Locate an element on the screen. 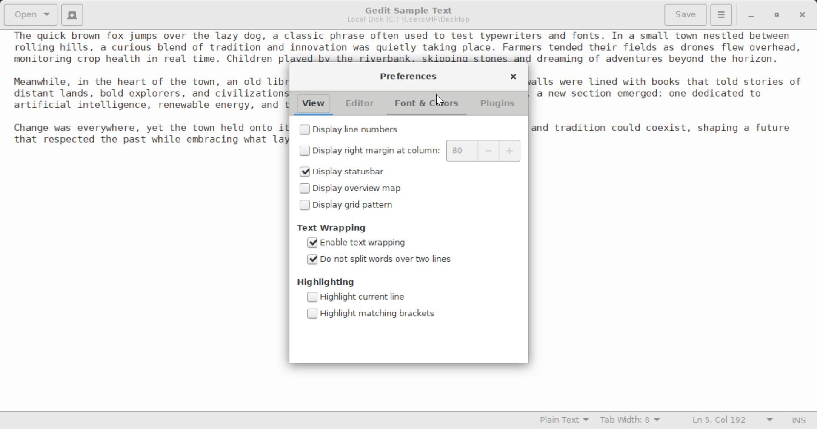 Image resolution: width=817 pixels, height=429 pixels. Options Menu is located at coordinates (720, 14).